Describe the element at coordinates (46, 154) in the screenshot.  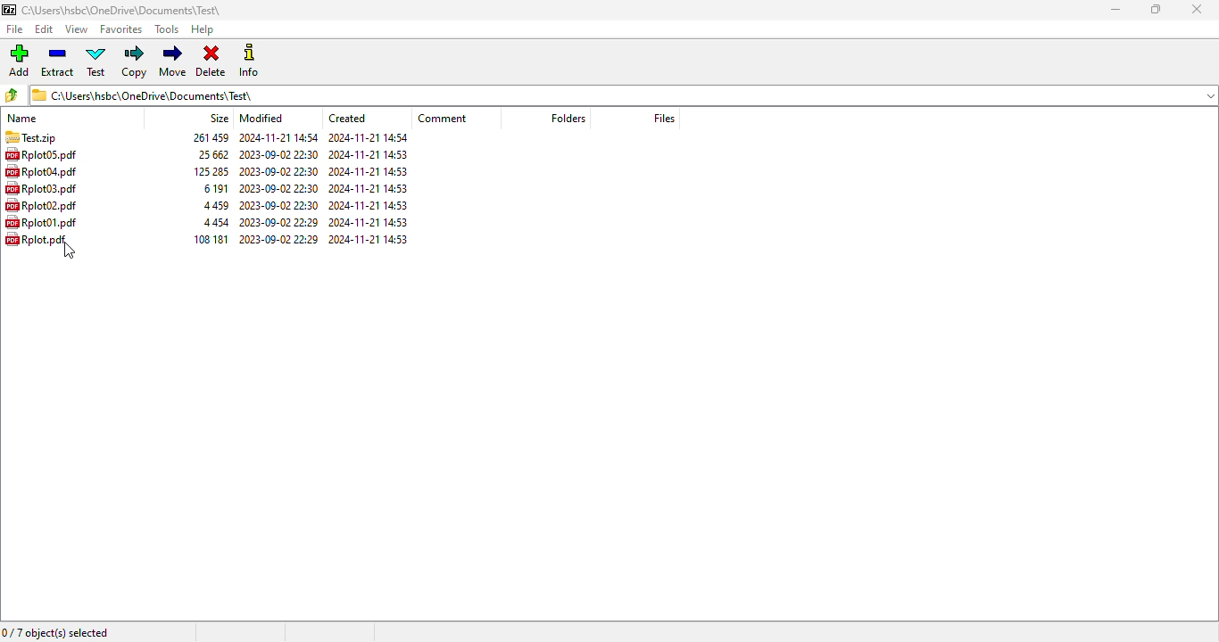
I see ` RplotdS.pdf` at that location.